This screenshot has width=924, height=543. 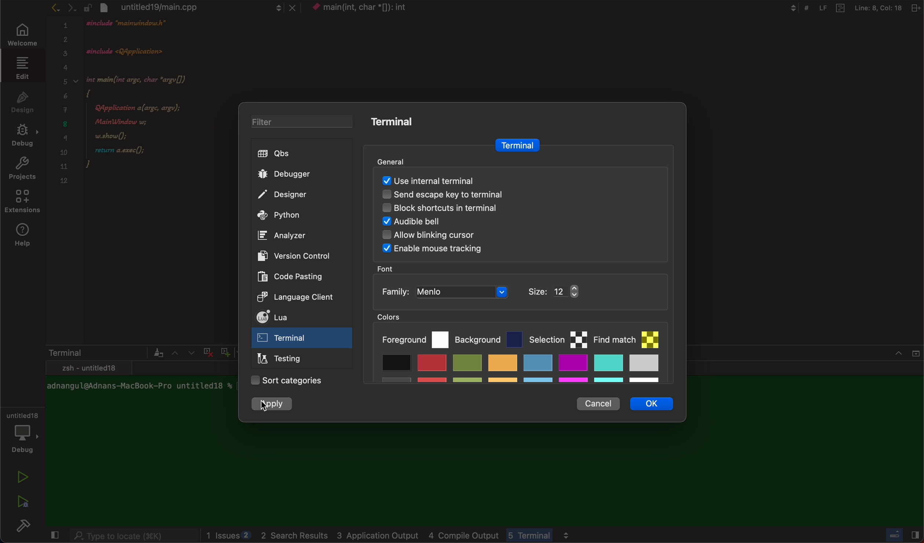 What do you see at coordinates (511, 196) in the screenshot?
I see `send escape` at bounding box center [511, 196].